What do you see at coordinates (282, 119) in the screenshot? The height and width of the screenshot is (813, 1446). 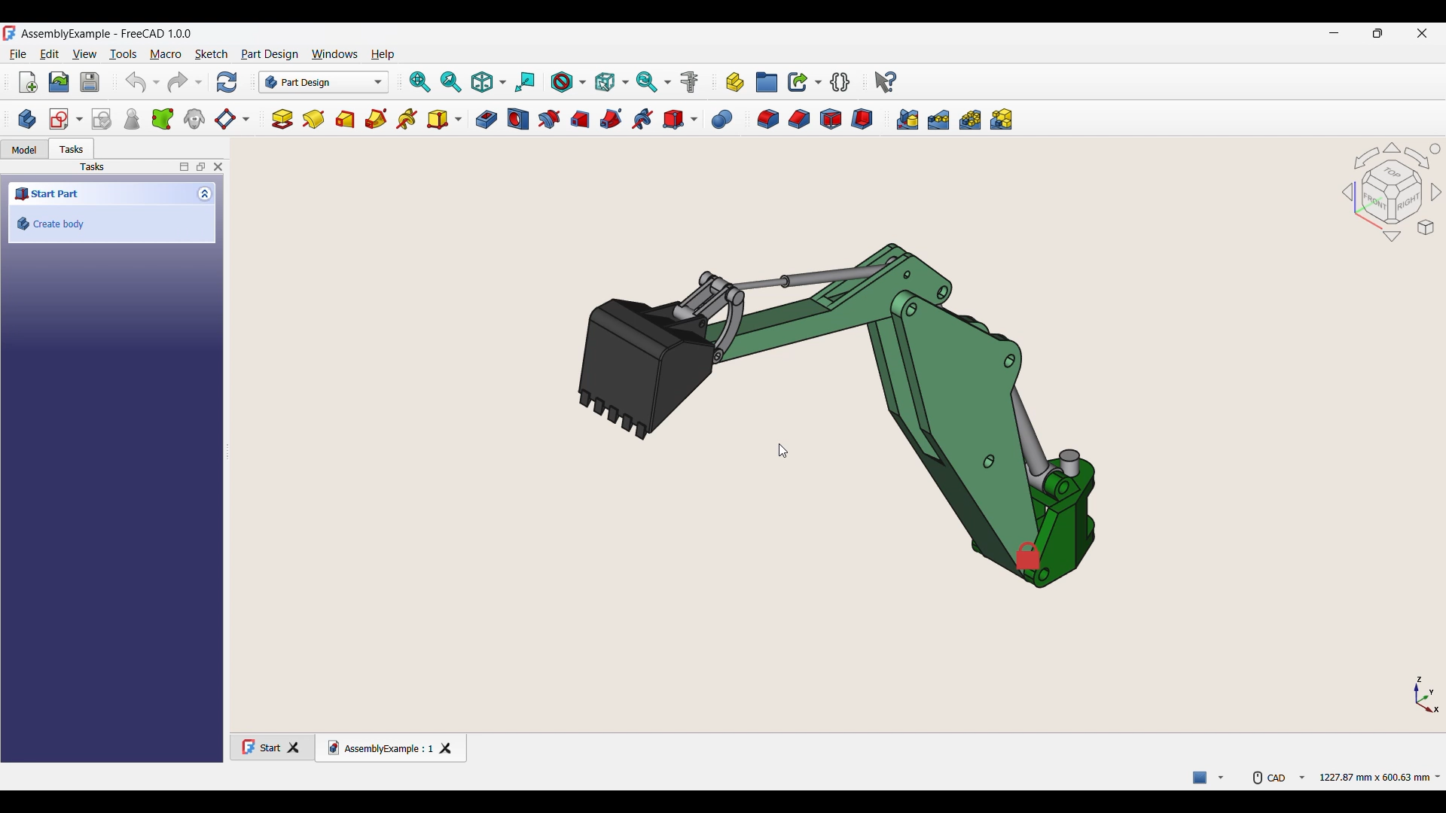 I see `Pad` at bounding box center [282, 119].